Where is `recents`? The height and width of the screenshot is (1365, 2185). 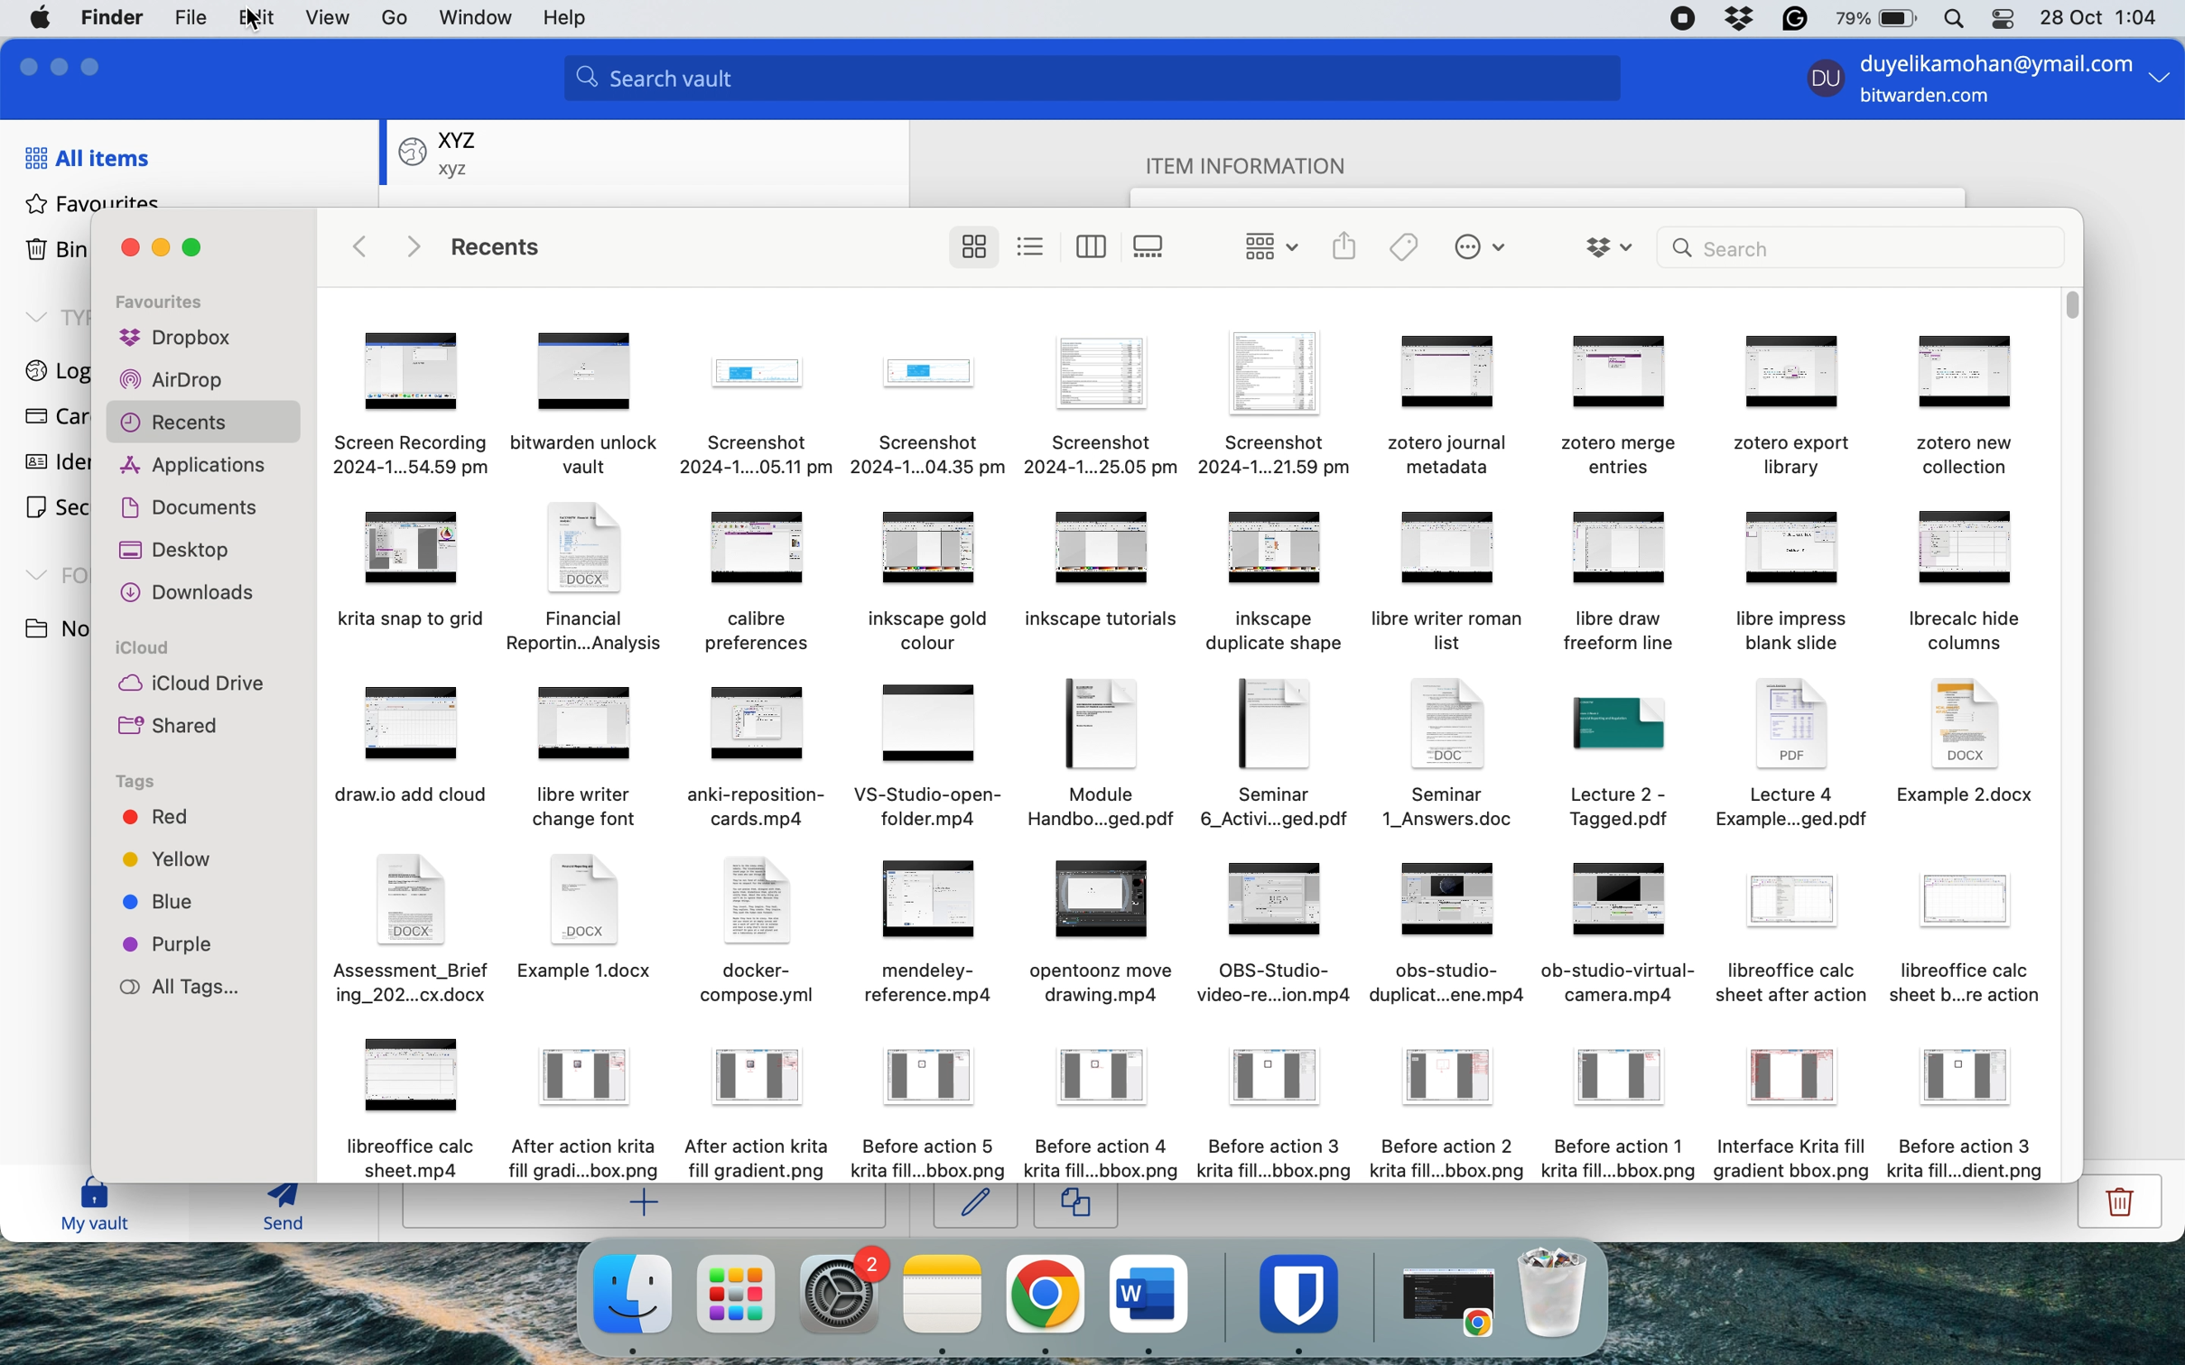 recents is located at coordinates (505, 248).